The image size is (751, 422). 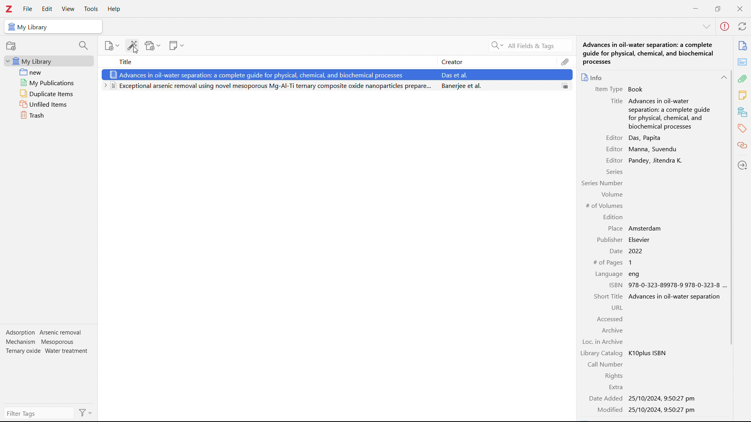 What do you see at coordinates (86, 413) in the screenshot?
I see `actions` at bounding box center [86, 413].